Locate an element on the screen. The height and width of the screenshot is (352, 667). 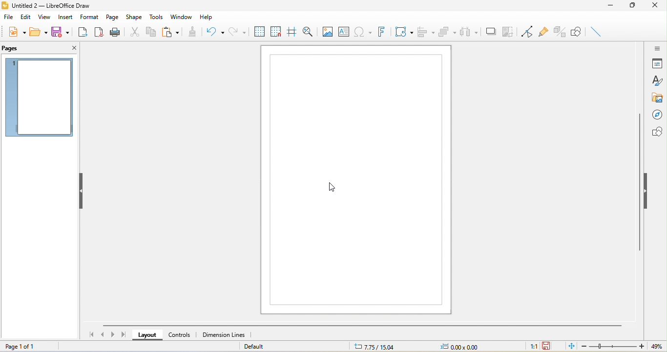
snap to grid is located at coordinates (276, 33).